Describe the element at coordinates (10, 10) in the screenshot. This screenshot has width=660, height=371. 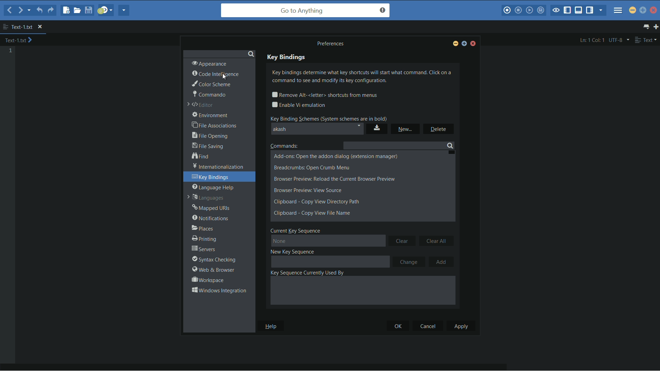
I see `back` at that location.